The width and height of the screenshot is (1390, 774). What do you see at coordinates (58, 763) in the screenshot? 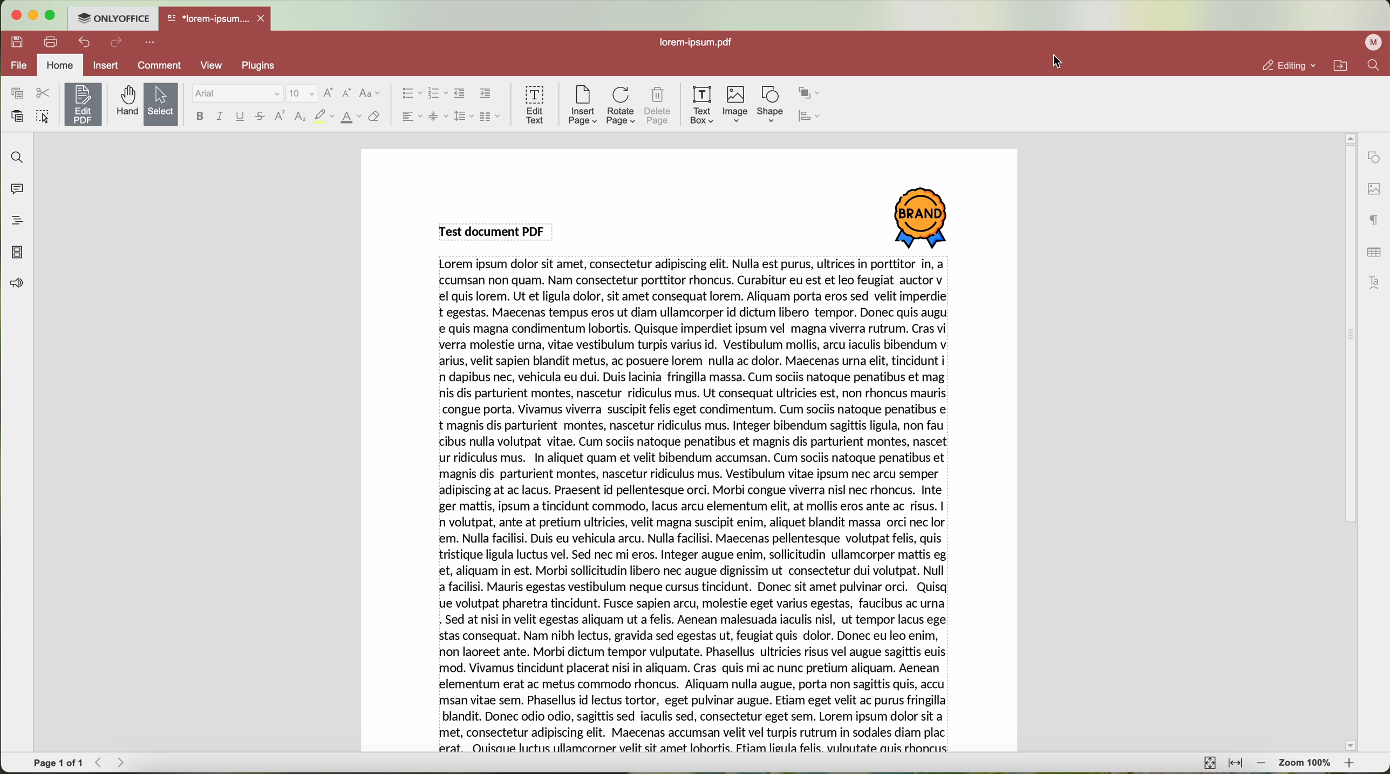
I see `page 1 of 1` at bounding box center [58, 763].